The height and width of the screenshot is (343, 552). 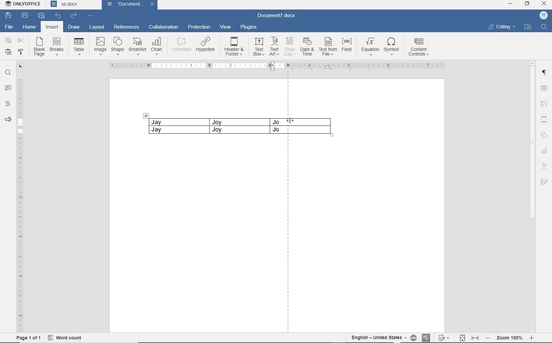 I want to click on TEXT LANGUAGE, so click(x=378, y=337).